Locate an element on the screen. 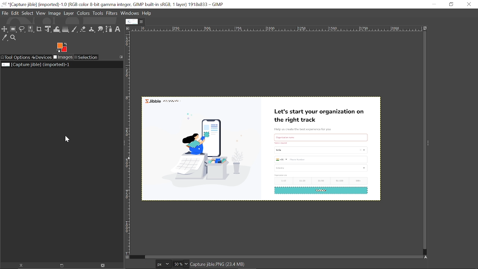 This screenshot has width=478, height=269. File is located at coordinates (5, 13).